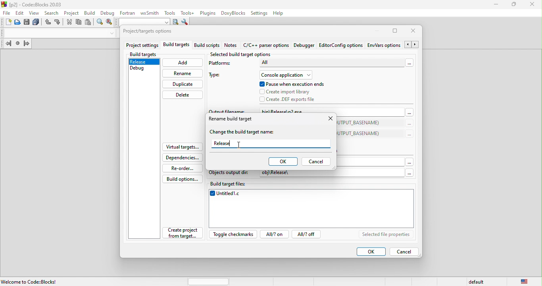 The image size is (542, 286). I want to click on welcome to code blocks, so click(32, 281).